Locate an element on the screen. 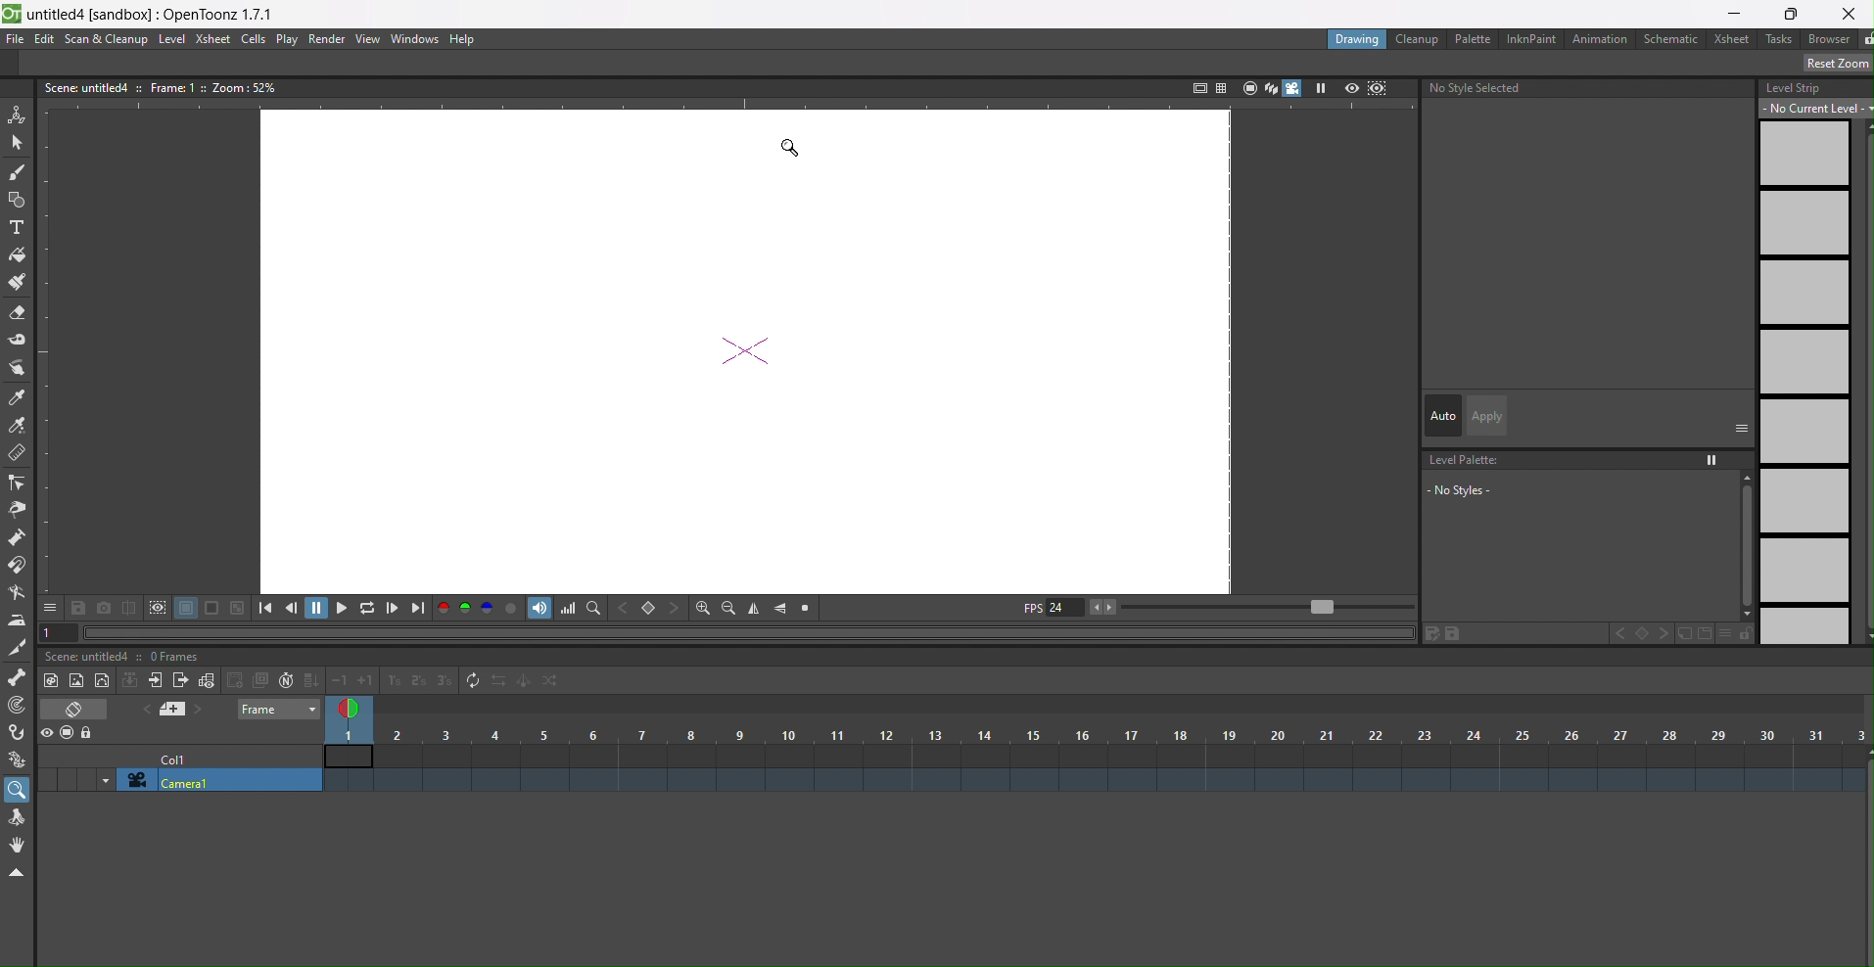 This screenshot has height=967, width=1874. type tool  is located at coordinates (21, 227).